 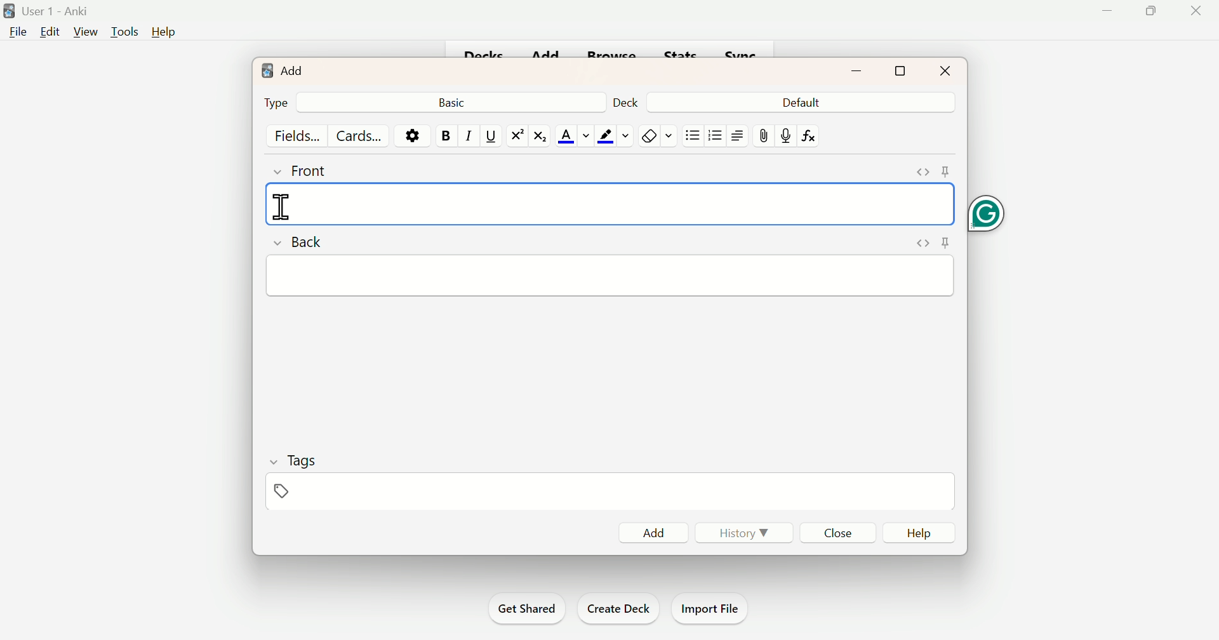 I want to click on pin, so click(x=945, y=243).